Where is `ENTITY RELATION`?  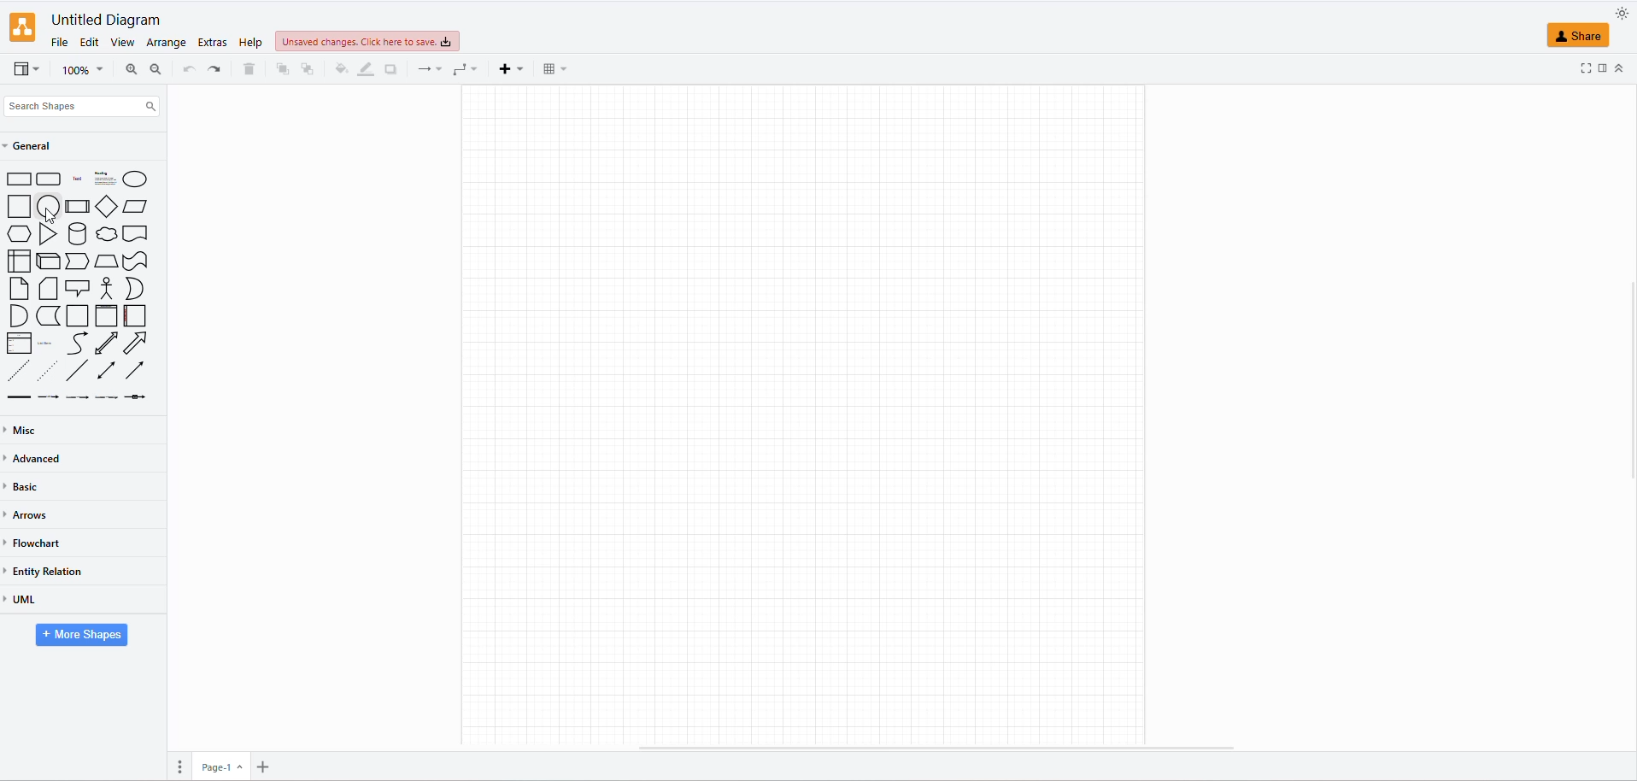 ENTITY RELATION is located at coordinates (49, 572).